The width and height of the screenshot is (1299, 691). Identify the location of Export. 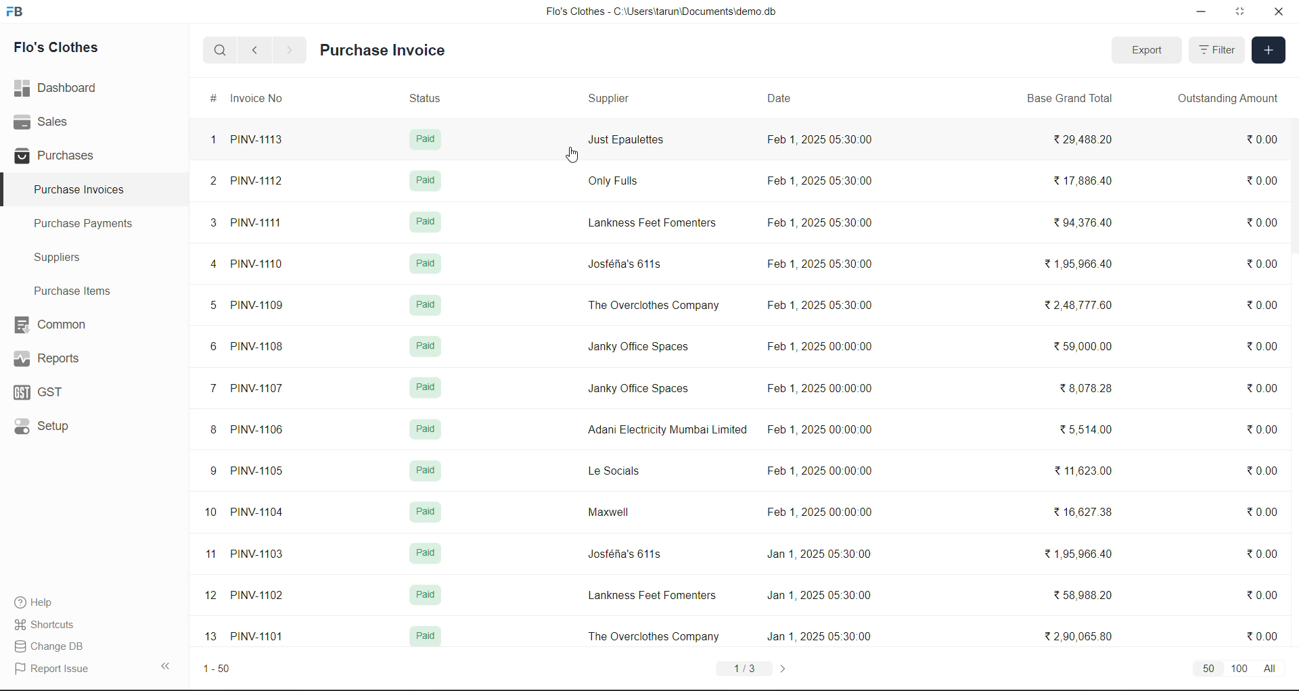
(1147, 50).